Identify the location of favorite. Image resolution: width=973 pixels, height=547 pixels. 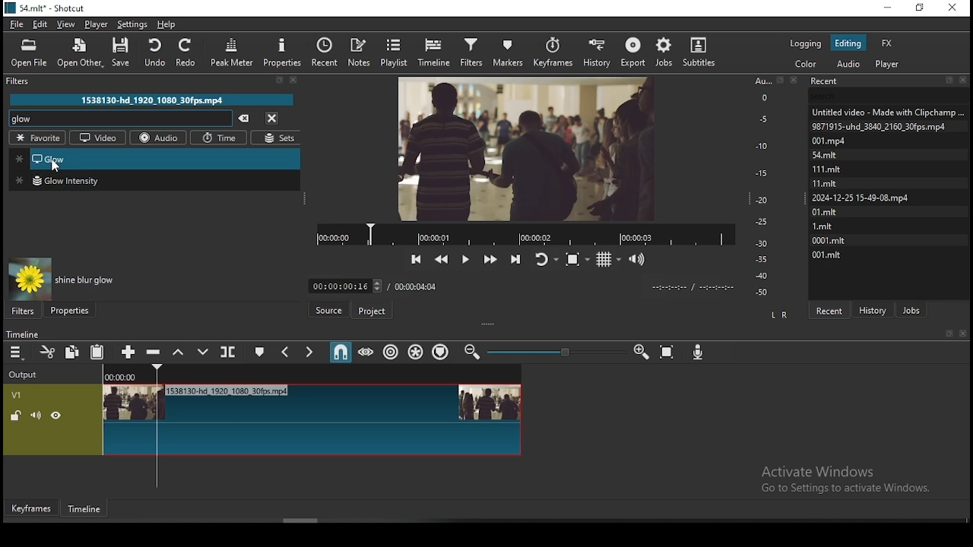
(37, 138).